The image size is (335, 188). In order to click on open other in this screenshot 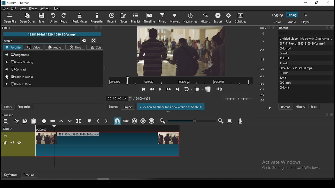, I will do `click(28, 18)`.